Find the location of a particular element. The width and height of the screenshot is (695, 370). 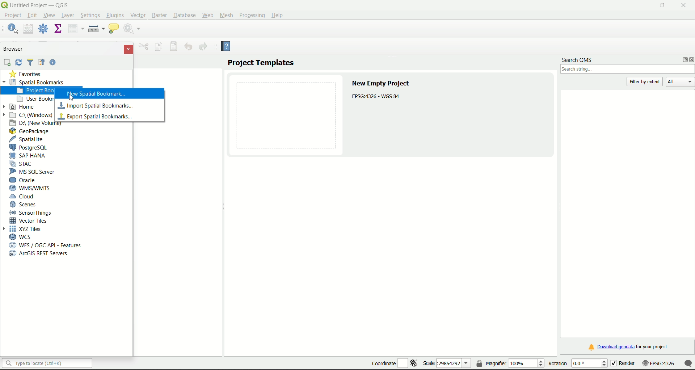

show statistical summary is located at coordinates (57, 29).